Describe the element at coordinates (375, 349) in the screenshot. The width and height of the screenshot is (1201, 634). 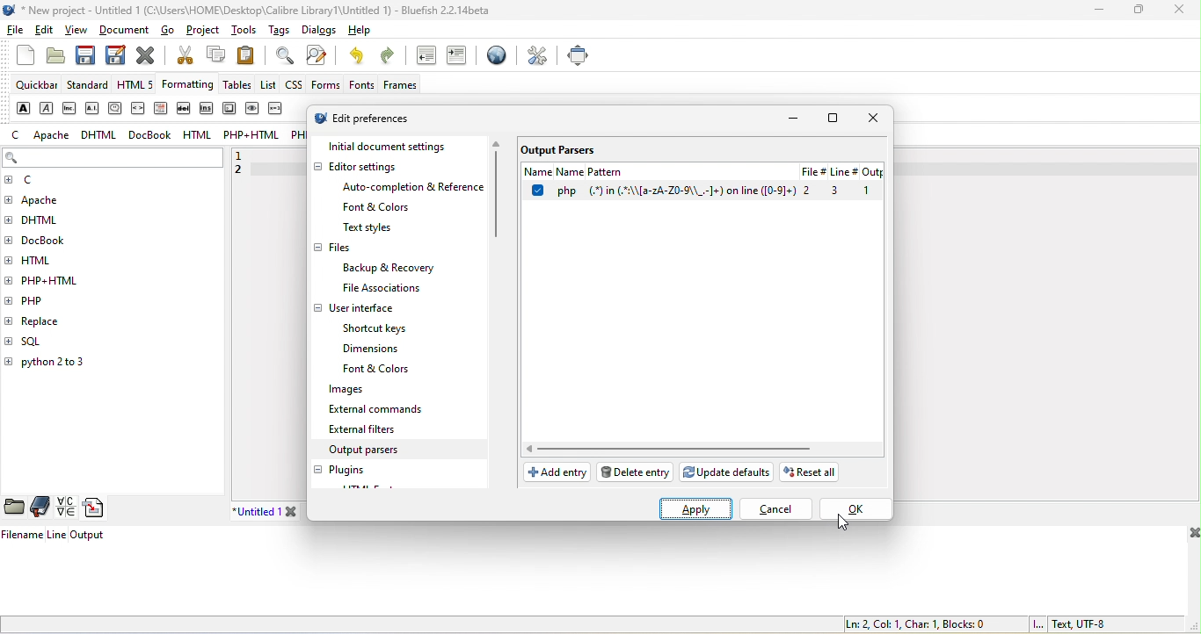
I see `dimensions` at that location.